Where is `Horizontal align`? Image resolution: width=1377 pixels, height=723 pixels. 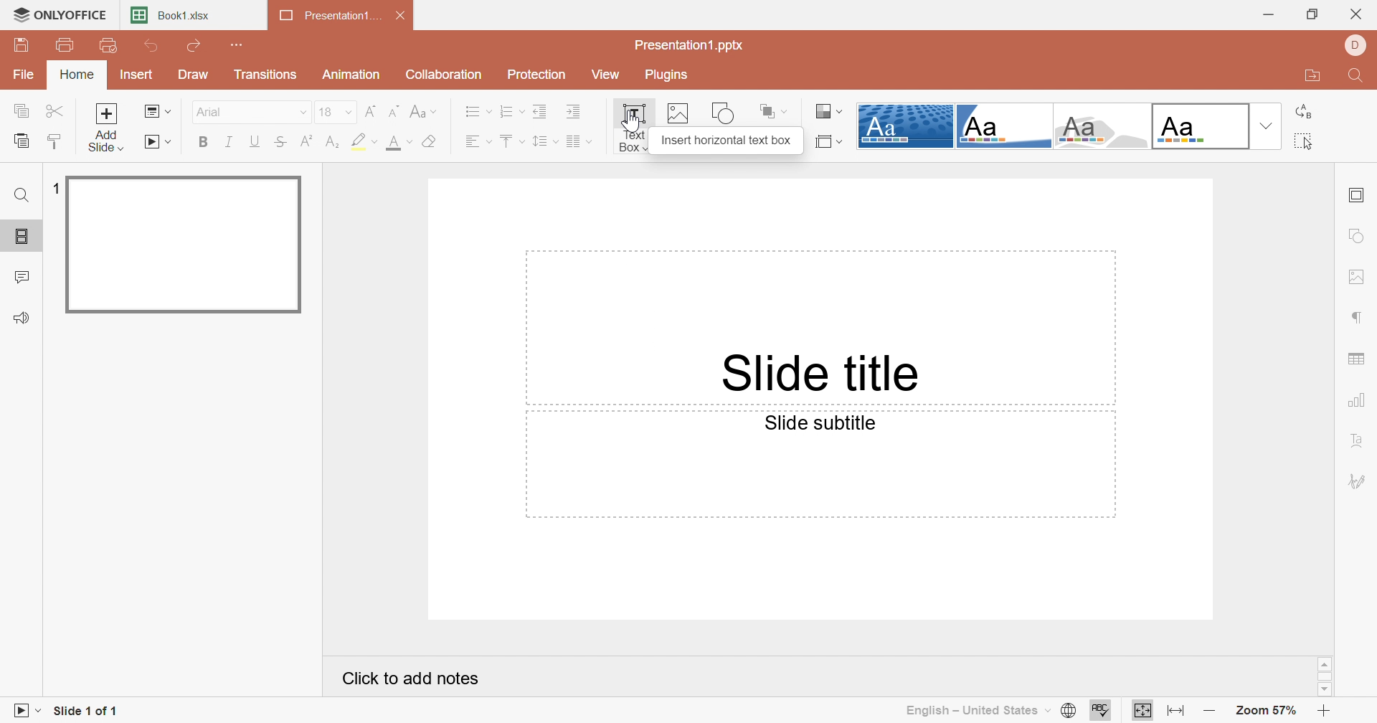
Horizontal align is located at coordinates (475, 141).